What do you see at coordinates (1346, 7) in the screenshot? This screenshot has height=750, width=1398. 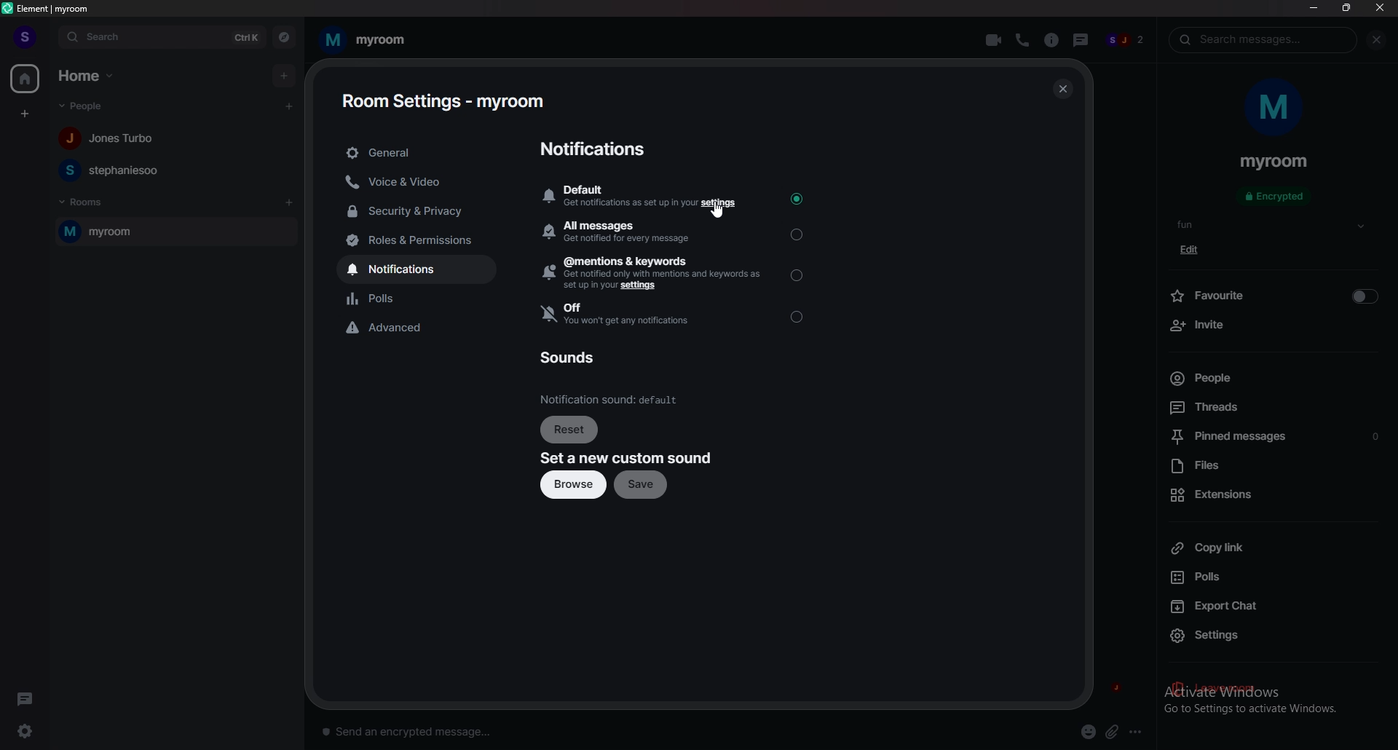 I see `resize` at bounding box center [1346, 7].